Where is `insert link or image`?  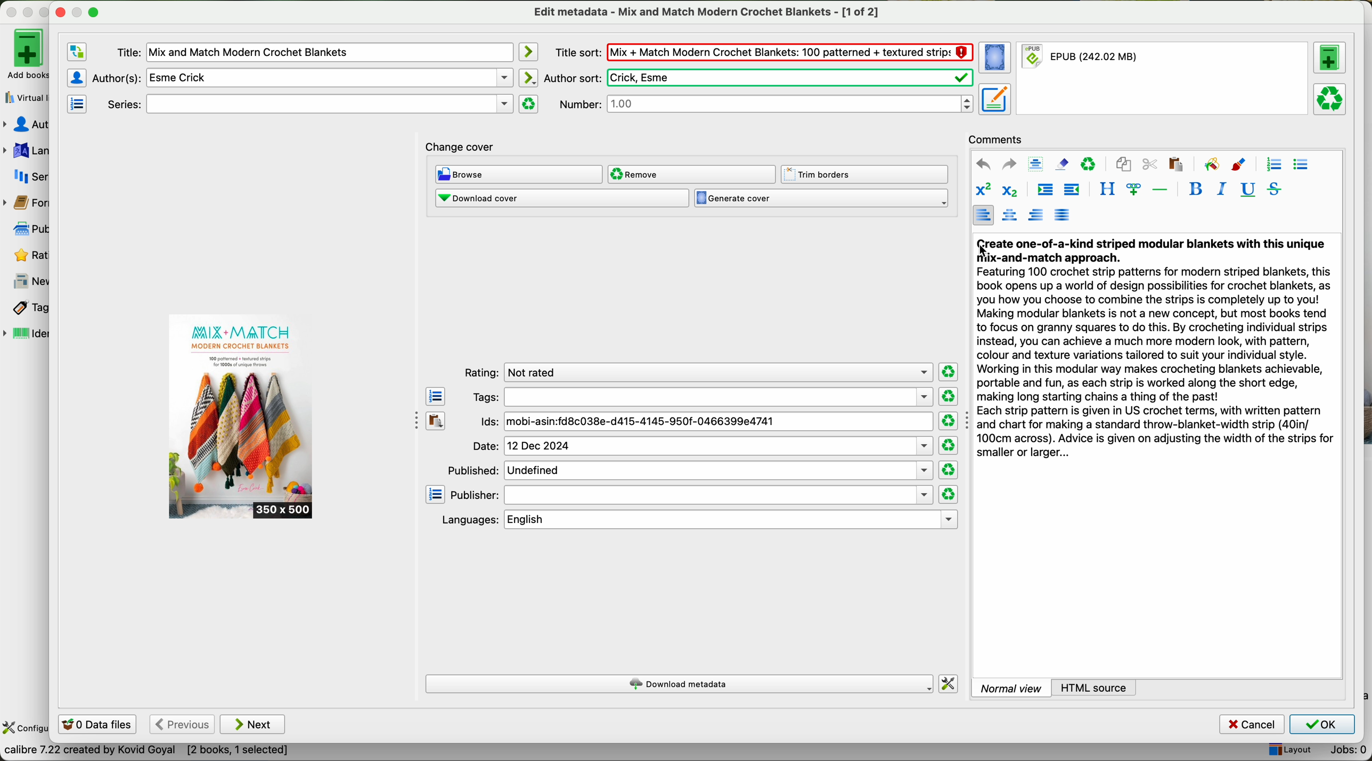
insert link or image is located at coordinates (1133, 189).